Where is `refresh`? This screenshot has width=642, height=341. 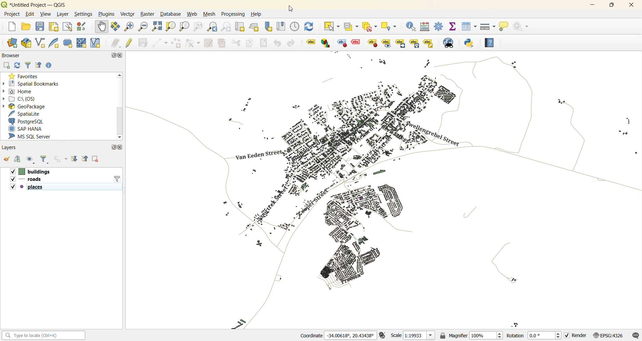
refresh is located at coordinates (310, 27).